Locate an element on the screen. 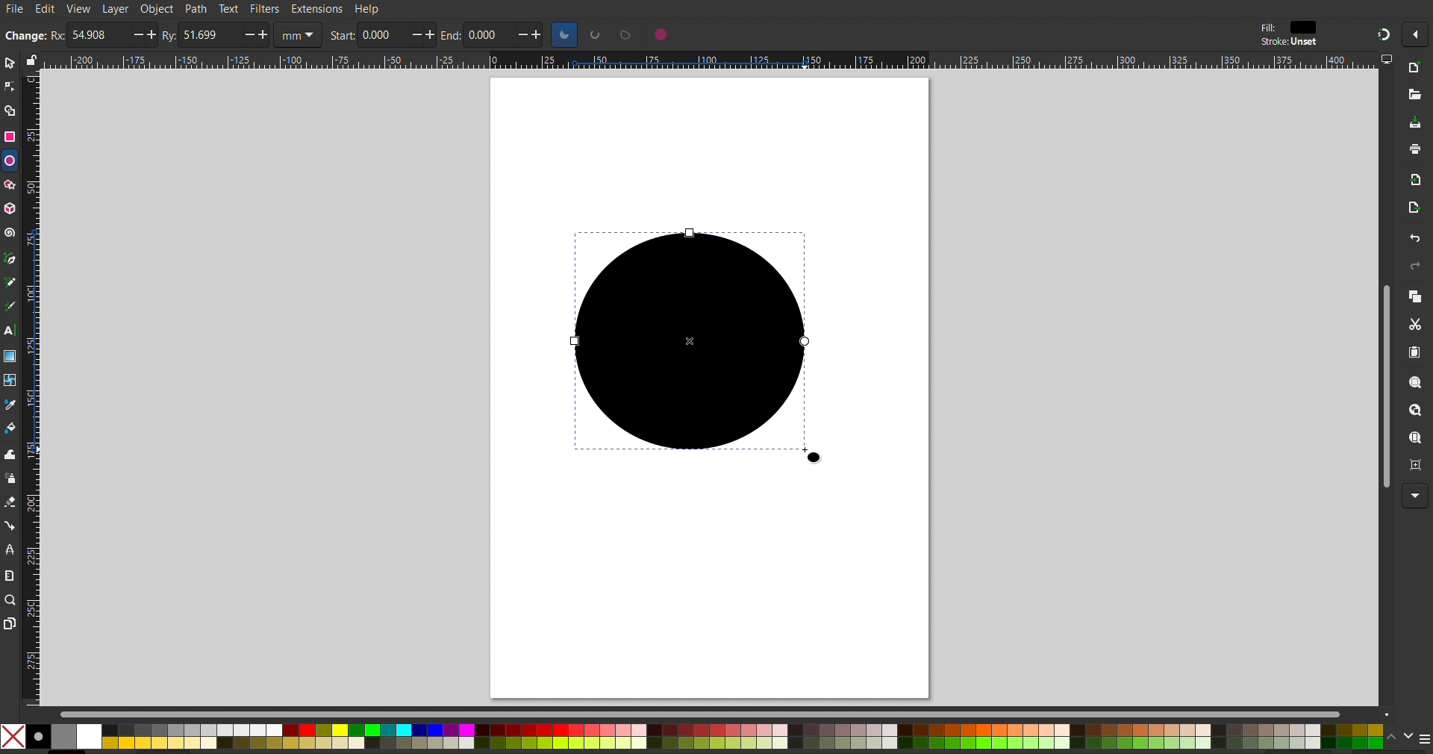  Ellipse is located at coordinates (10, 161).